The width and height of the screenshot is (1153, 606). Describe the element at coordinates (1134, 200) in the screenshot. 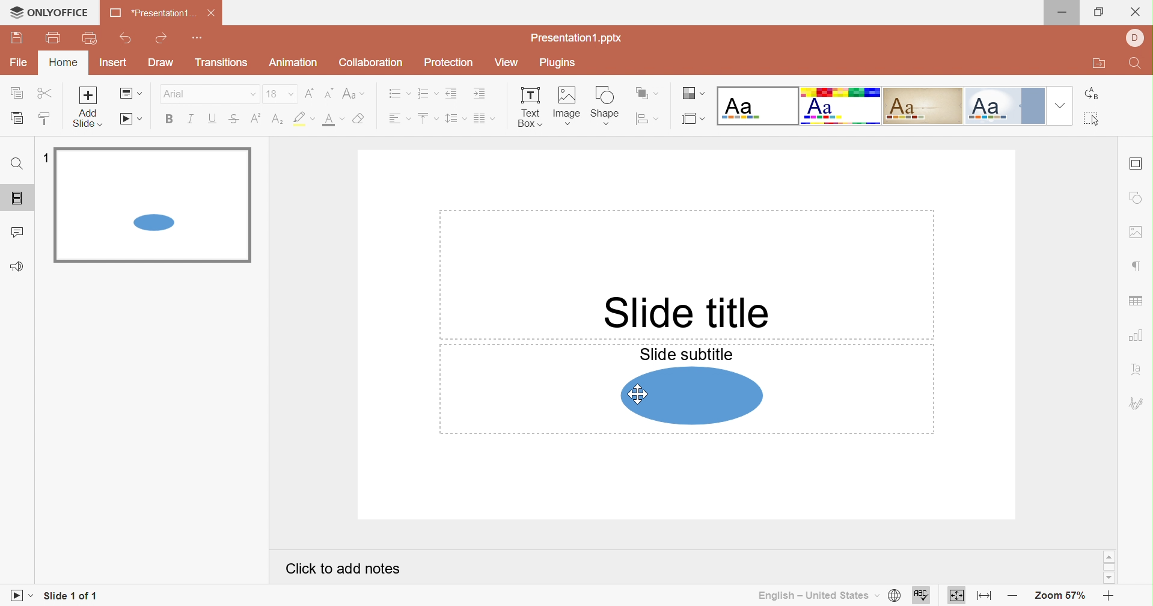

I see `Shape settings` at that location.